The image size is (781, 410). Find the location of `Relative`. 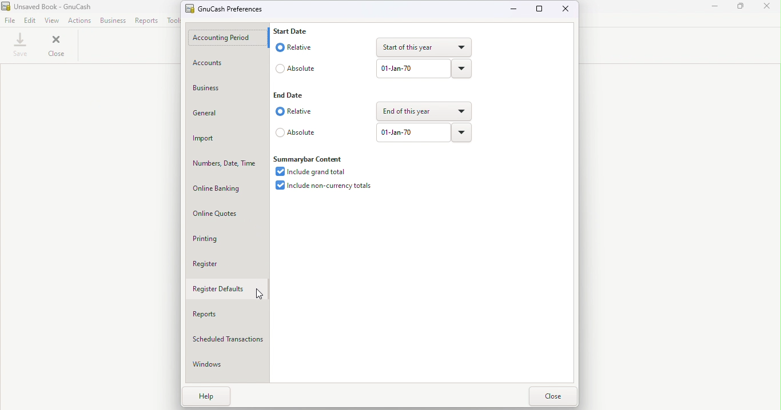

Relative is located at coordinates (300, 48).